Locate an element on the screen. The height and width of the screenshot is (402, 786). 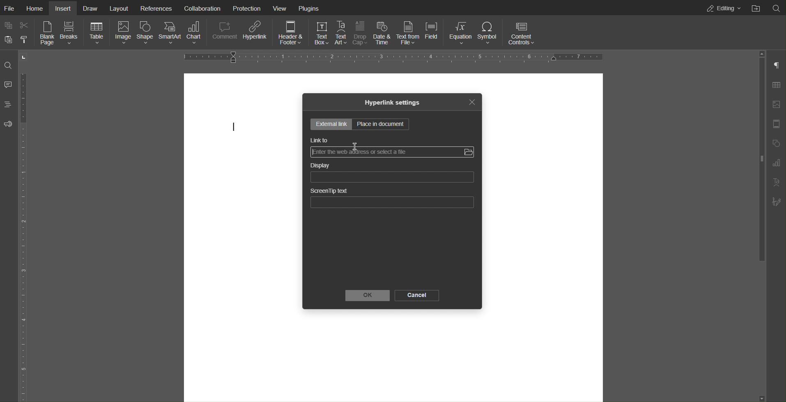
Plugins is located at coordinates (309, 8).